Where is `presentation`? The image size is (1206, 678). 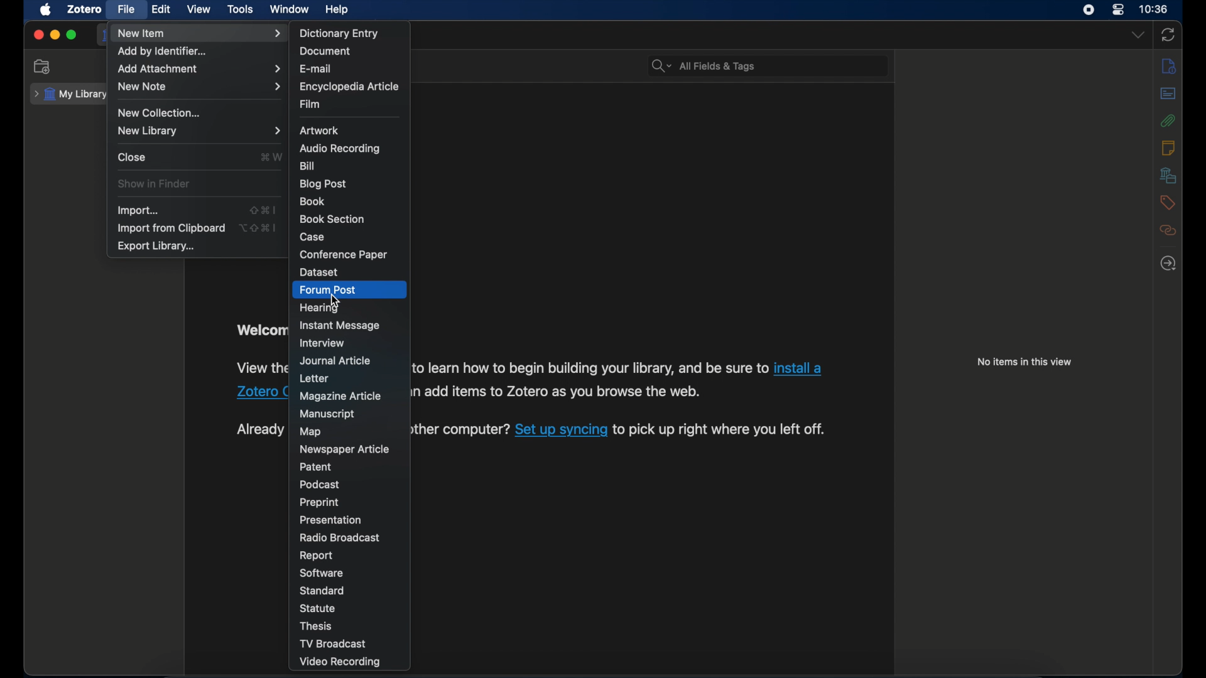 presentation is located at coordinates (332, 519).